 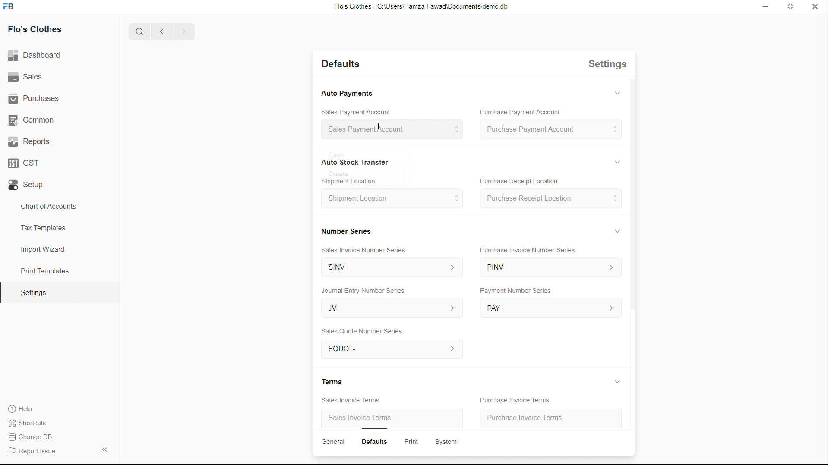 What do you see at coordinates (551, 308) in the screenshot?
I see `PAY-` at bounding box center [551, 308].